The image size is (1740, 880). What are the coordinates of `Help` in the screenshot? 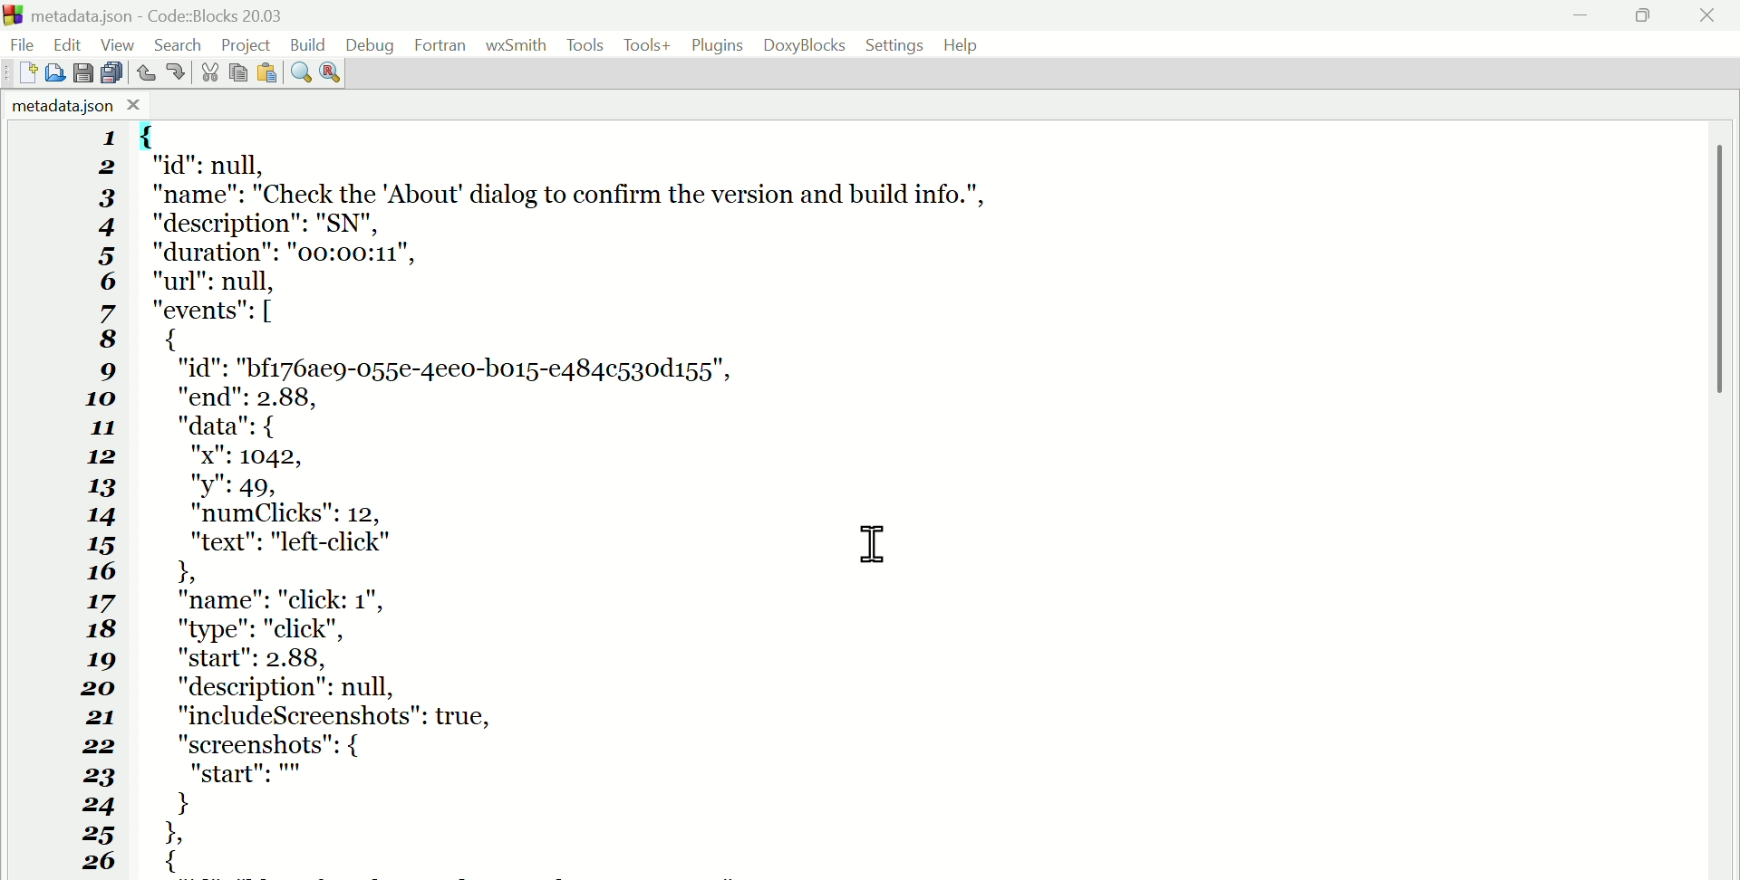 It's located at (966, 44).